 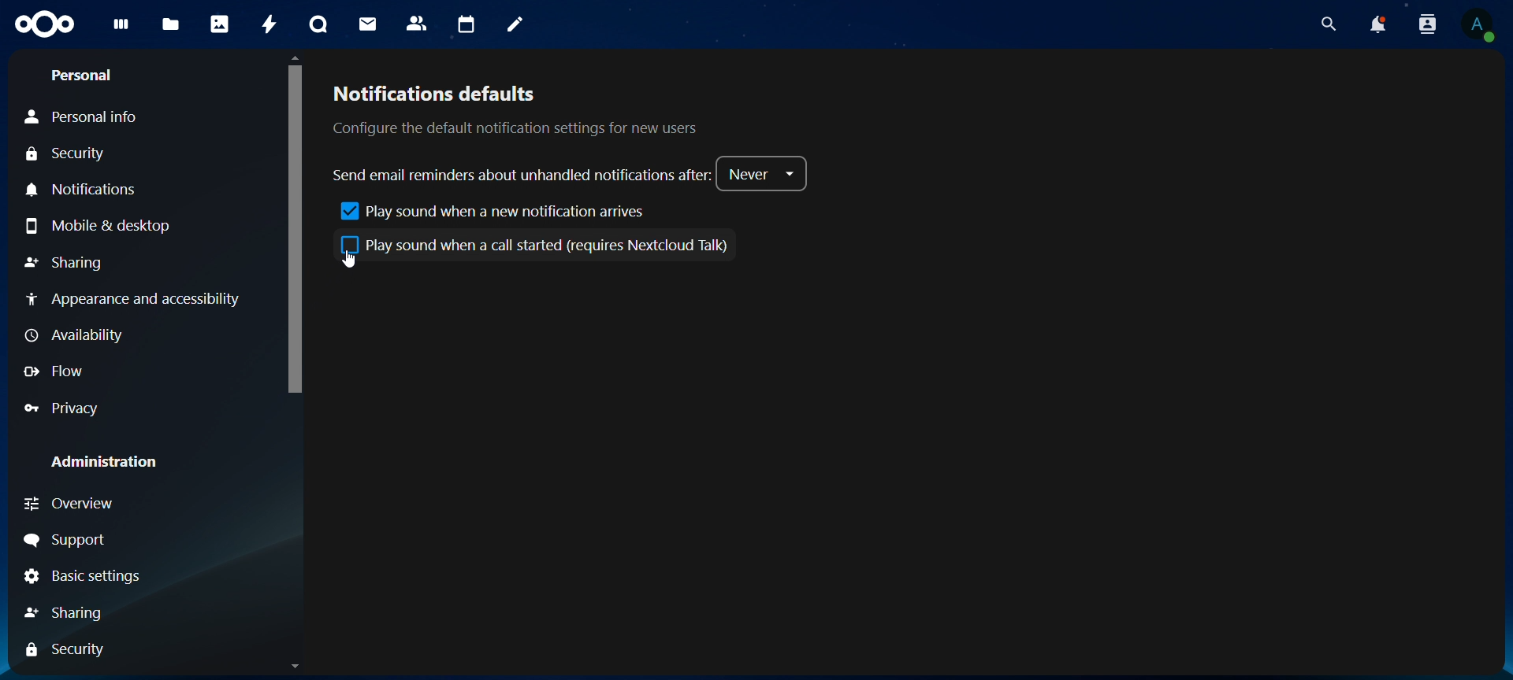 I want to click on Basic settings, so click(x=83, y=576).